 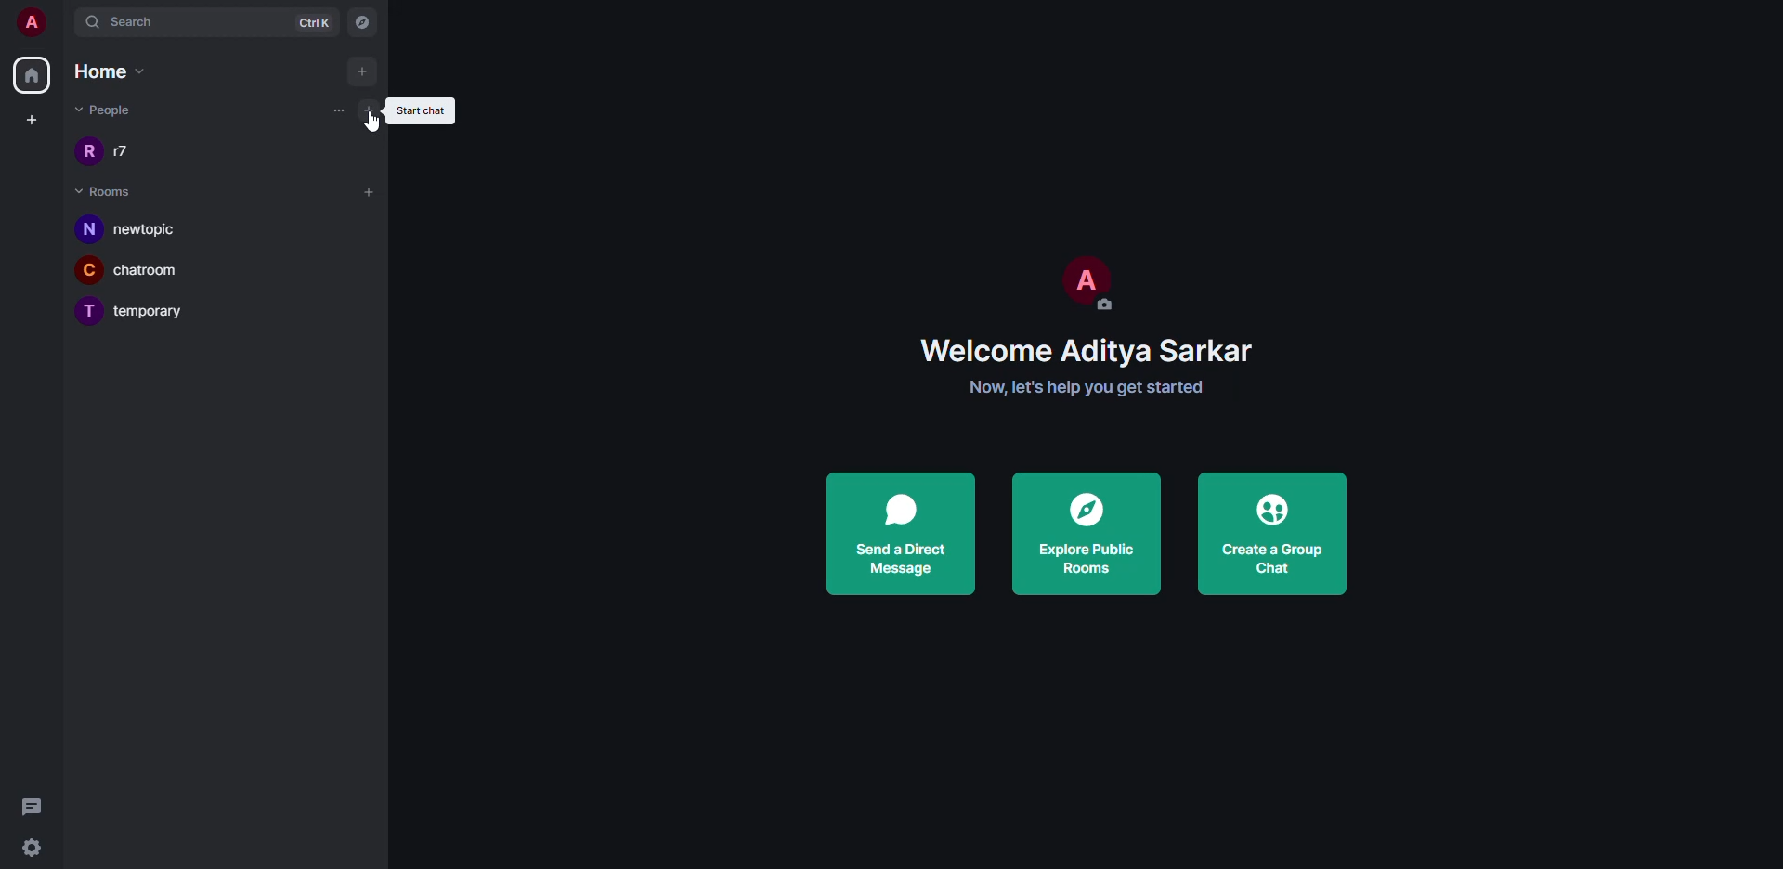 I want to click on C, so click(x=90, y=269).